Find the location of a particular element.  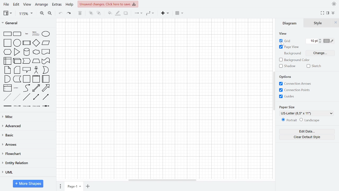

diamond is located at coordinates (36, 43).